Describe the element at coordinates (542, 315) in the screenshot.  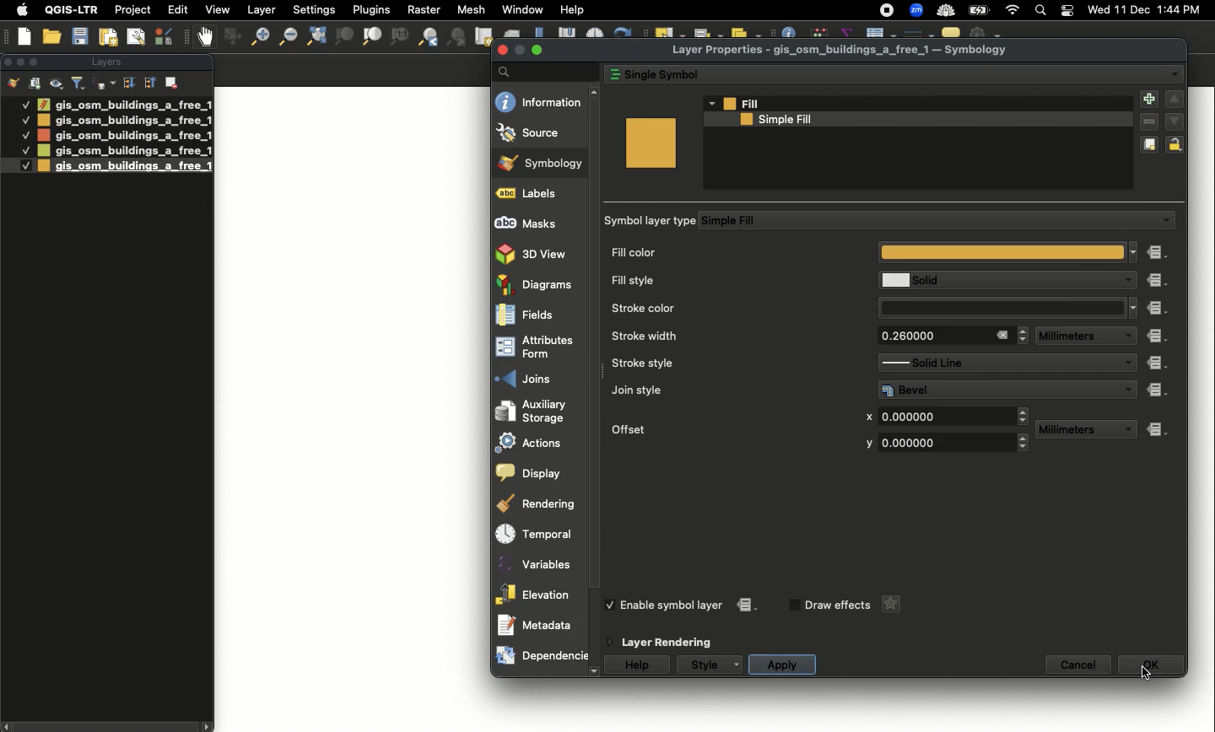
I see `Fields` at that location.